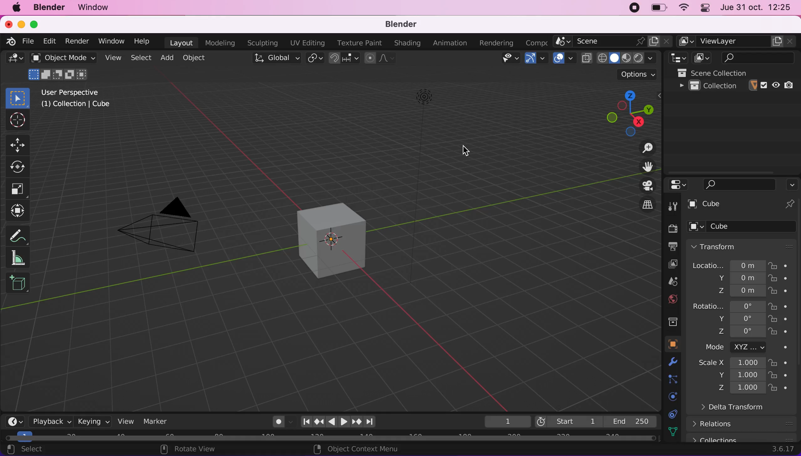 This screenshot has height=456, width=801. What do you see at coordinates (626, 110) in the screenshot?
I see `click, shortcut, drag` at bounding box center [626, 110].